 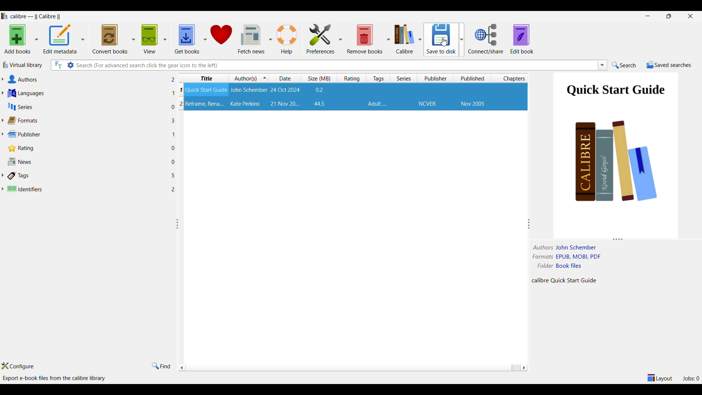 What do you see at coordinates (284, 104) in the screenshot?
I see `date` at bounding box center [284, 104].